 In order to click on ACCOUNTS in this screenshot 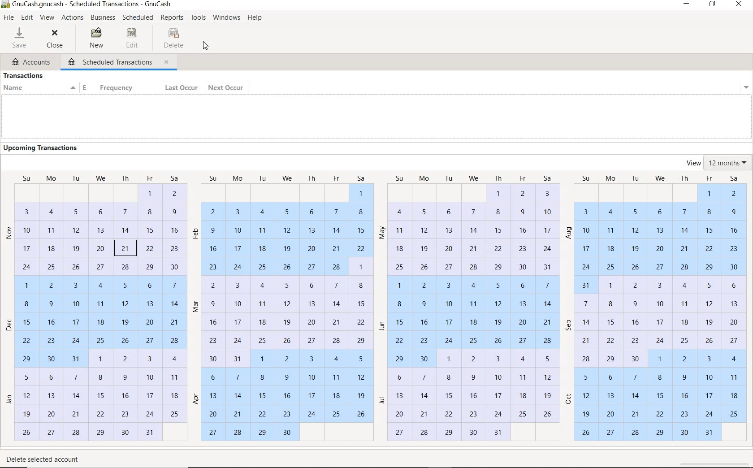, I will do `click(31, 62)`.